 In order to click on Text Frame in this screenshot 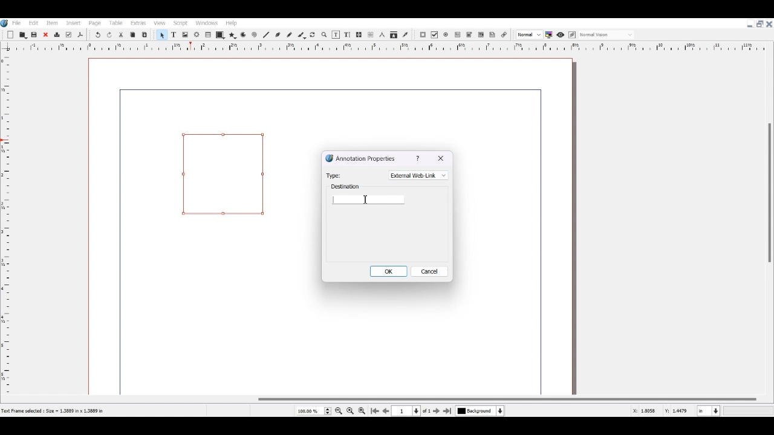, I will do `click(174, 34)`.